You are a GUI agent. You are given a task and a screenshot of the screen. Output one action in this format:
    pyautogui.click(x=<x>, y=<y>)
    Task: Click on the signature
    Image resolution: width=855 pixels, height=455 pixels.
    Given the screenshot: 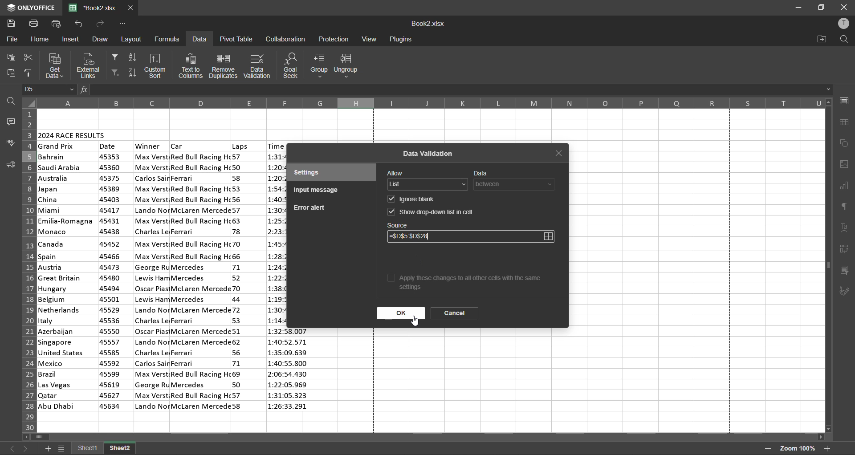 What is the action you would take?
    pyautogui.click(x=846, y=292)
    